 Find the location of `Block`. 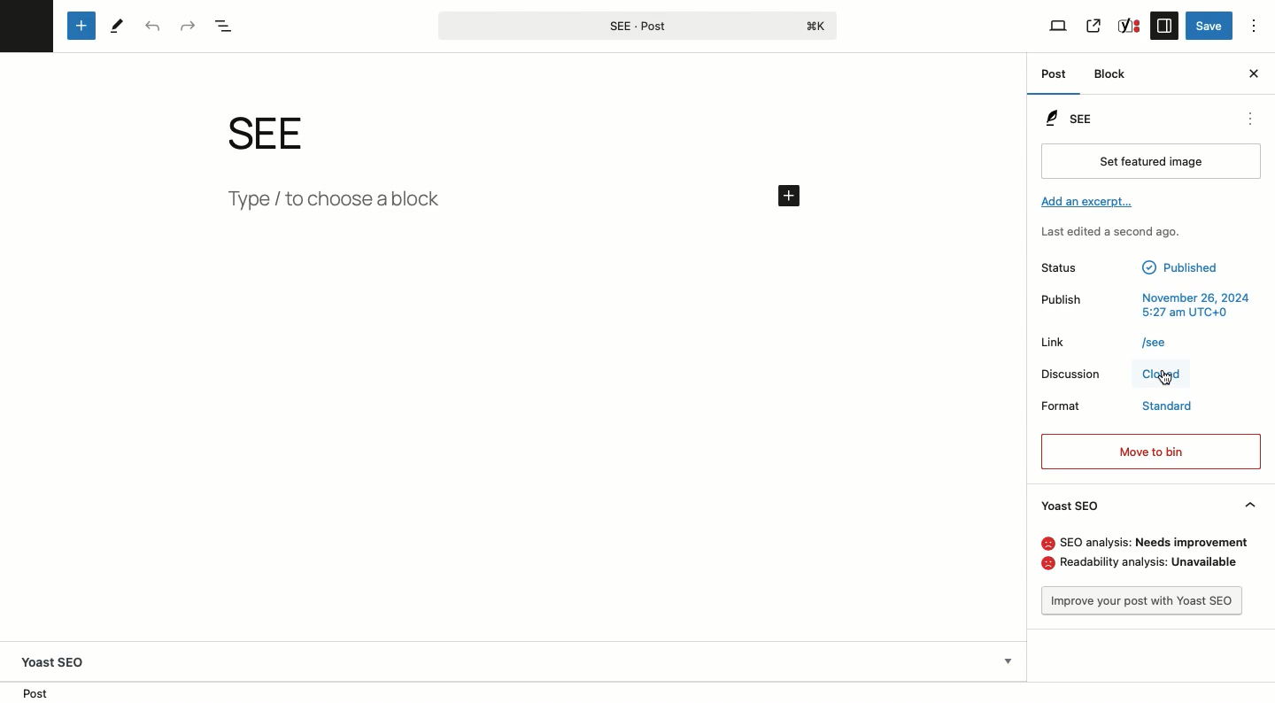

Block is located at coordinates (1113, 75).